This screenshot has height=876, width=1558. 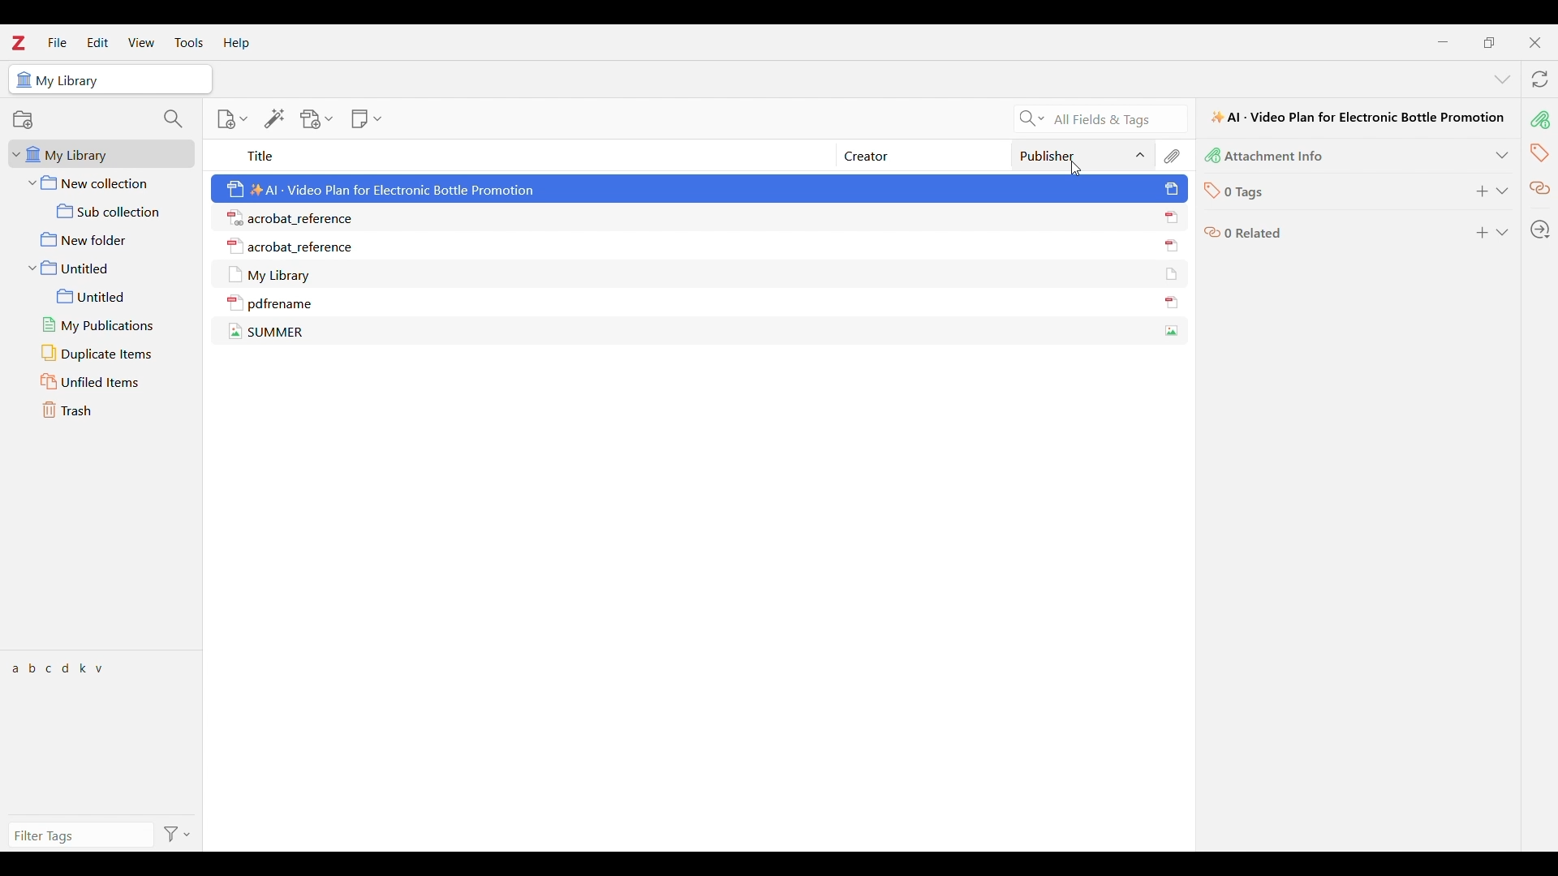 What do you see at coordinates (102, 239) in the screenshot?
I see `New folder` at bounding box center [102, 239].